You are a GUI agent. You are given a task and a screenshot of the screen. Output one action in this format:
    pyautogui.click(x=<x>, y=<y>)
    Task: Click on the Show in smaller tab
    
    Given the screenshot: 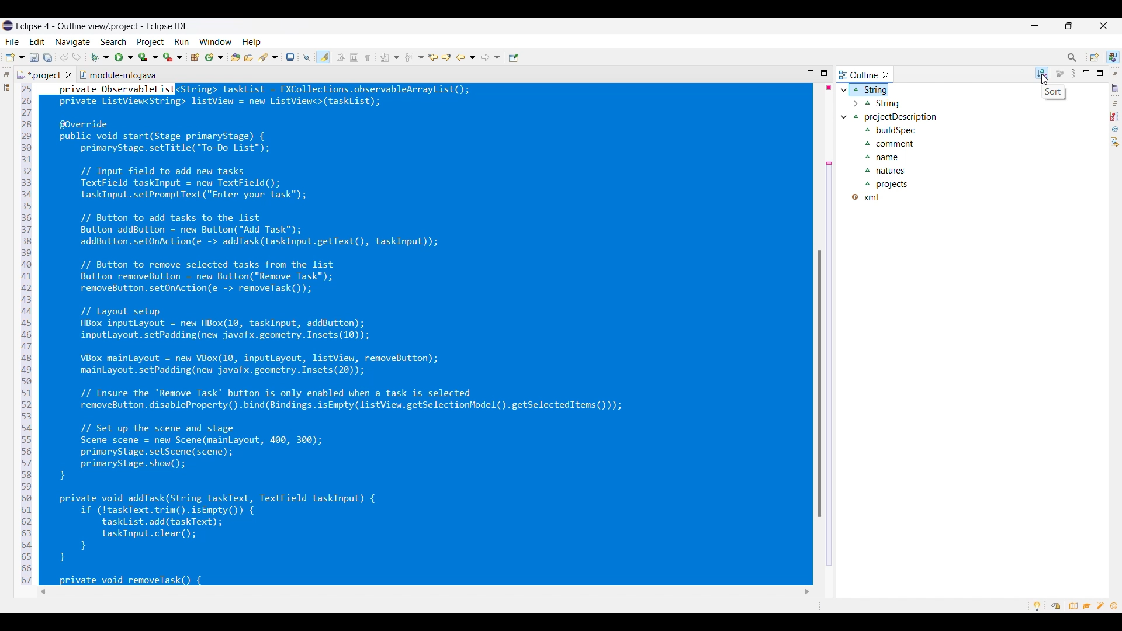 What is the action you would take?
    pyautogui.click(x=1069, y=26)
    